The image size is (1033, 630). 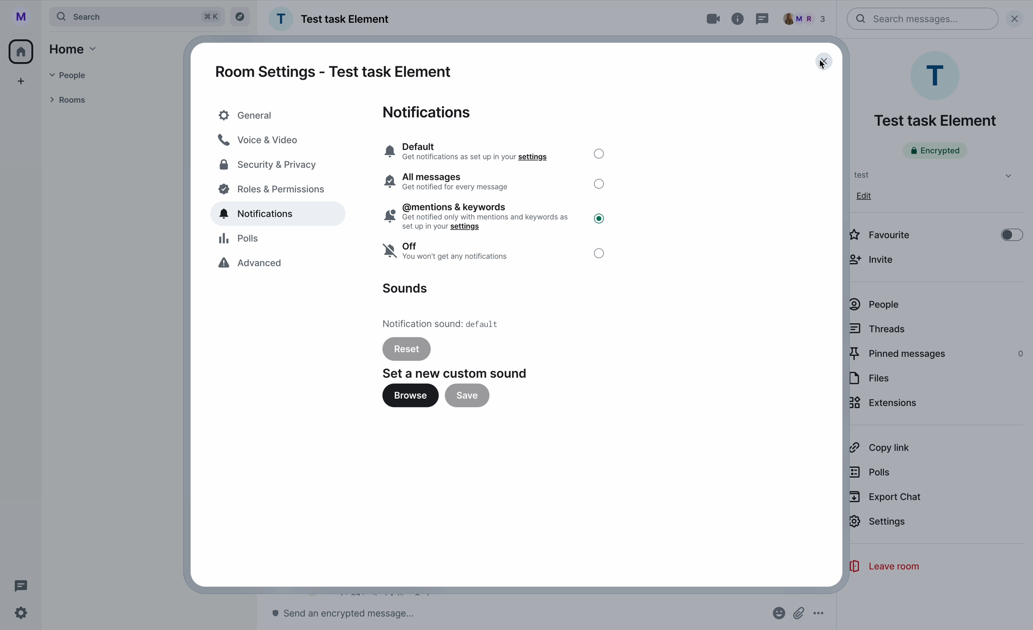 I want to click on leave room, so click(x=883, y=567).